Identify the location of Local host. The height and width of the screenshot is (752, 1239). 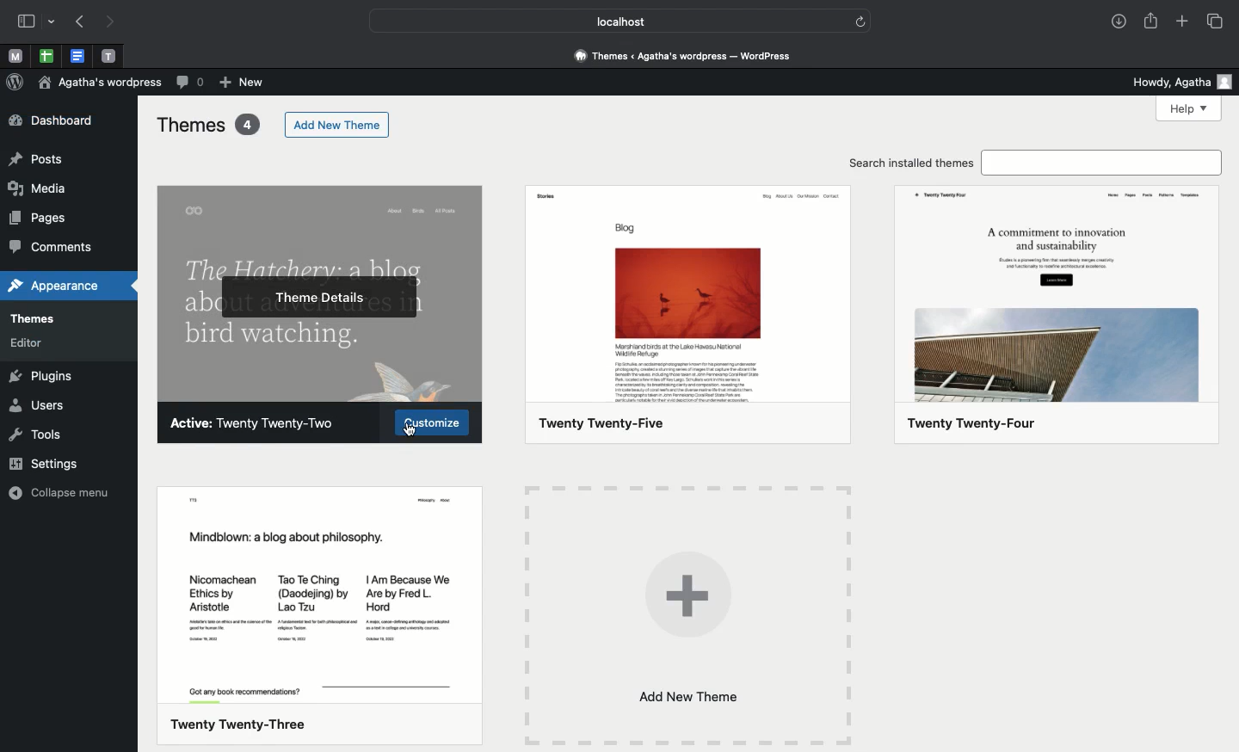
(607, 21).